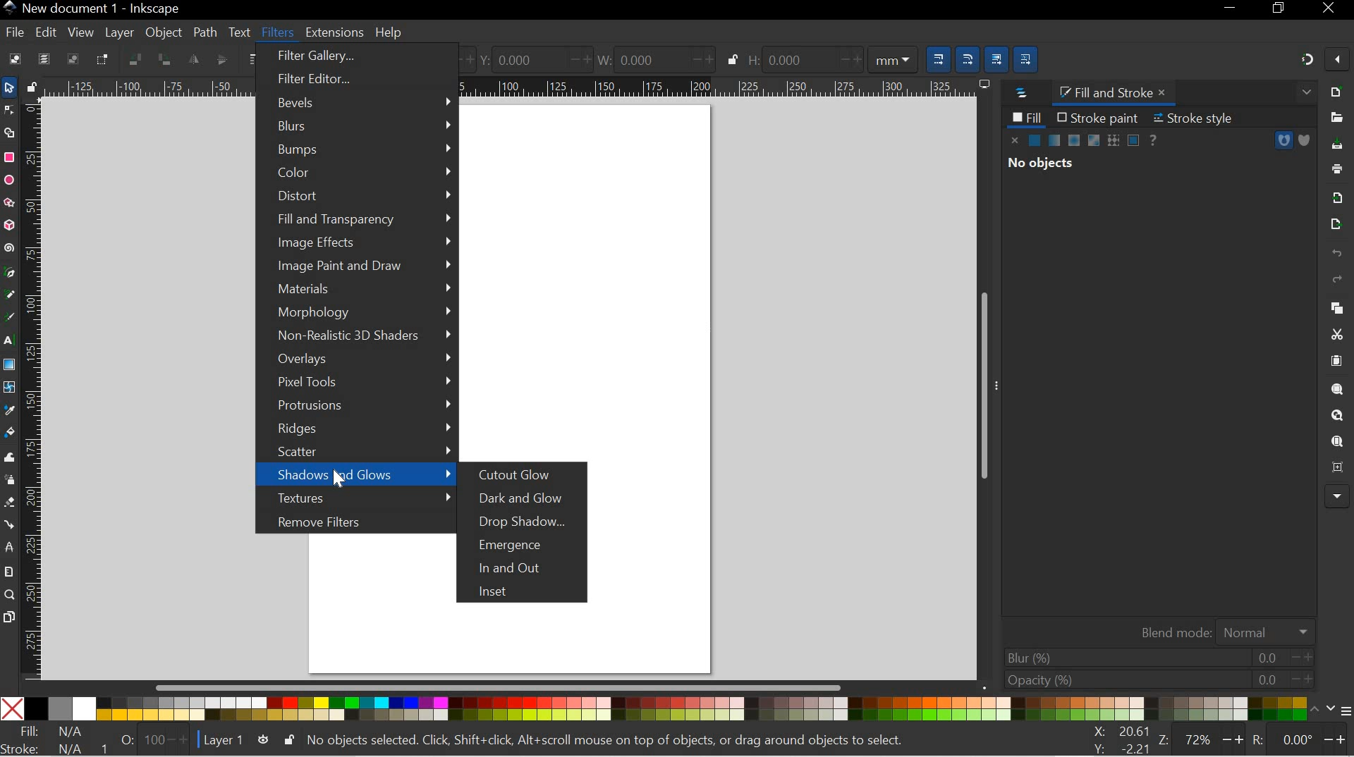 This screenshot has height=757, width=1354. What do you see at coordinates (1337, 196) in the screenshot?
I see `IMPORT` at bounding box center [1337, 196].